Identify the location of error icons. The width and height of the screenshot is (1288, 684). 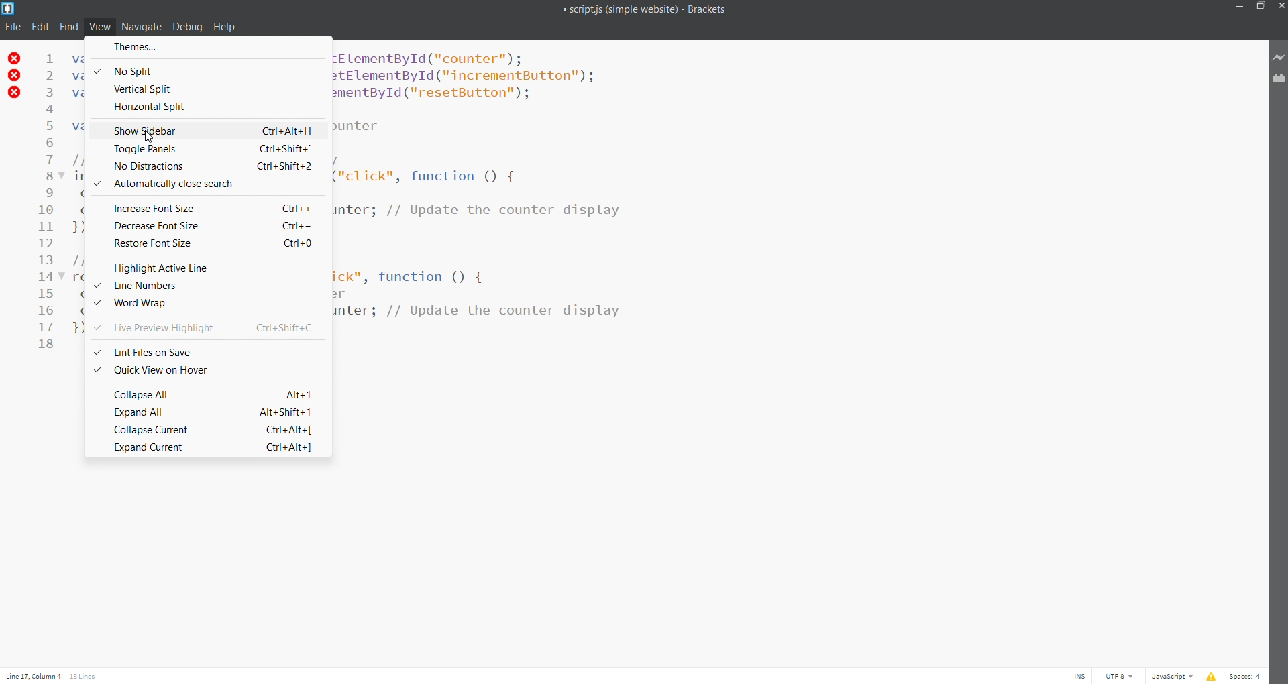
(13, 76).